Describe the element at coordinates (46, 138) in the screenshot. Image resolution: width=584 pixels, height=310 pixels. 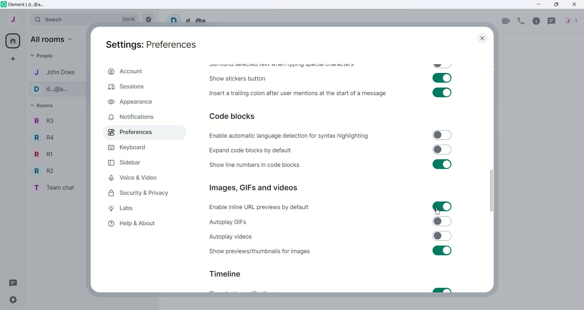
I see `R4 - Room Name` at that location.